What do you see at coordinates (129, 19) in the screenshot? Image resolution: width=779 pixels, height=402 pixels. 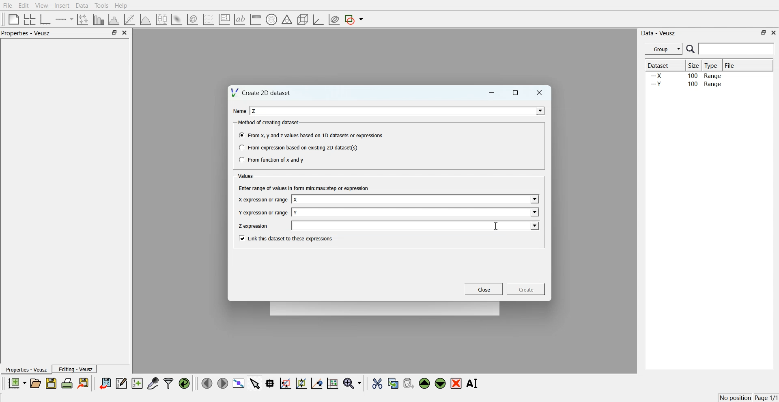 I see `Fit a function of data` at bounding box center [129, 19].